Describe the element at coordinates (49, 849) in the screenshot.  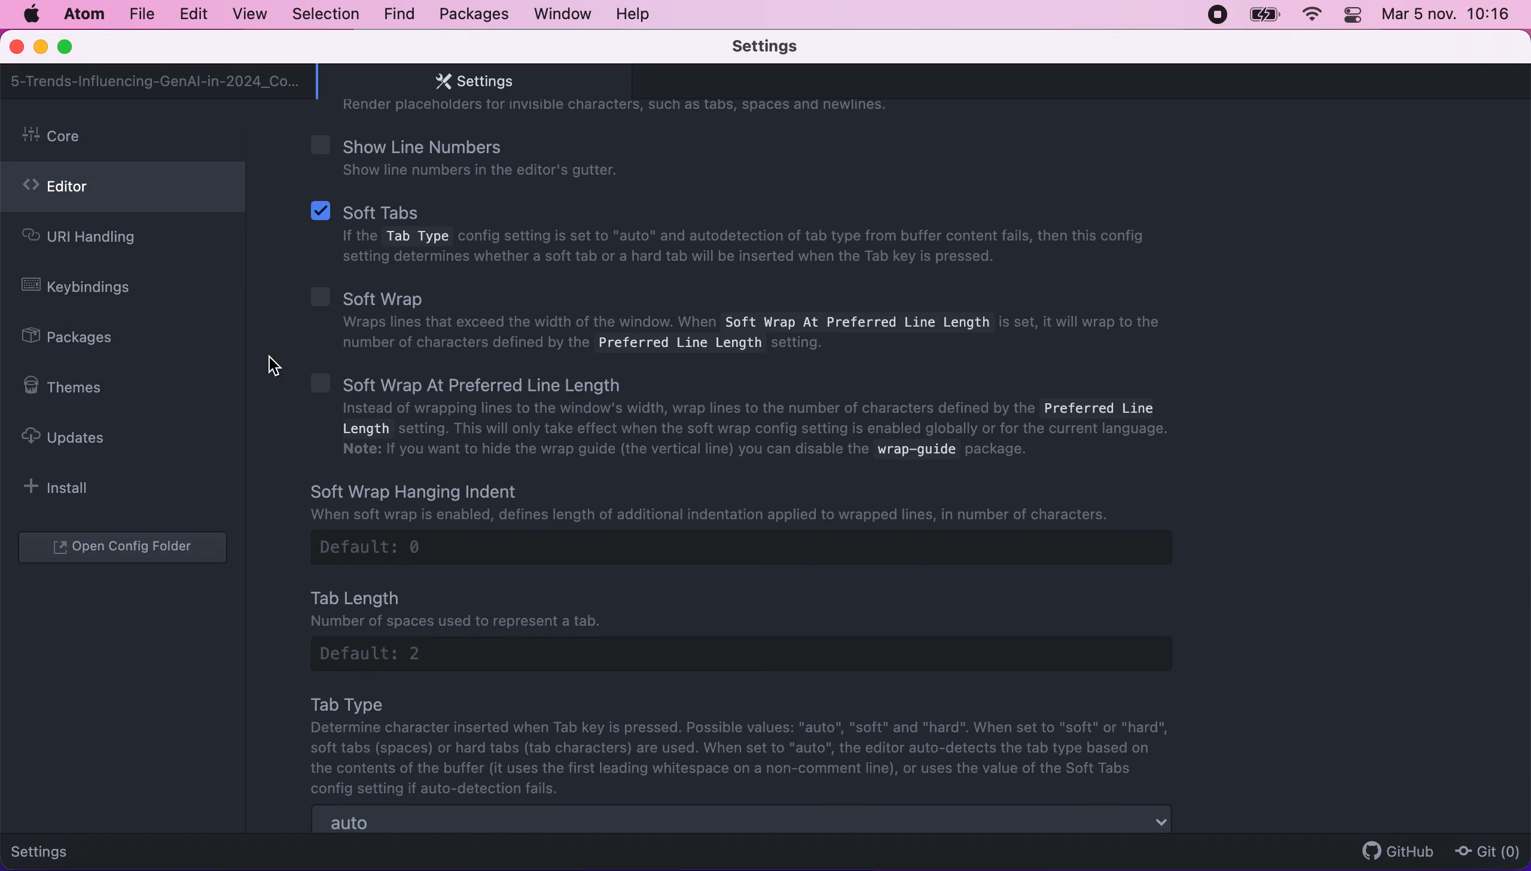
I see `settings` at that location.